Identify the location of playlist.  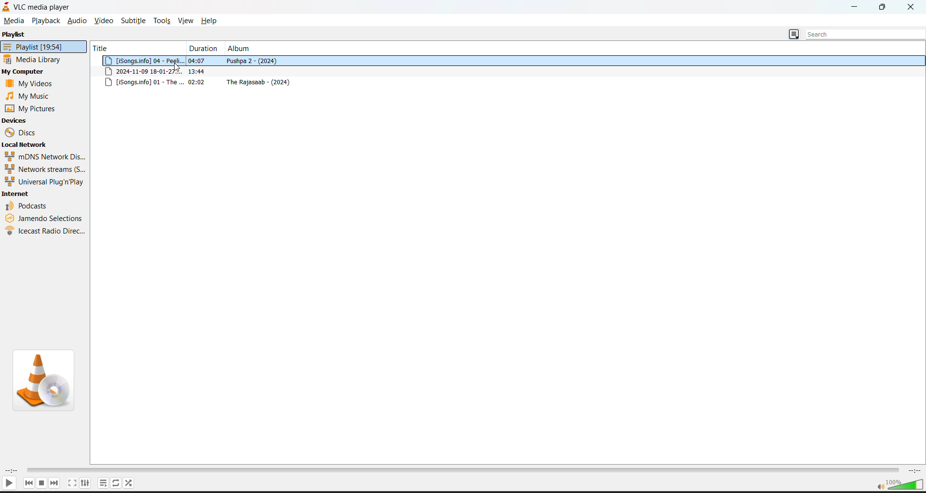
(15, 35).